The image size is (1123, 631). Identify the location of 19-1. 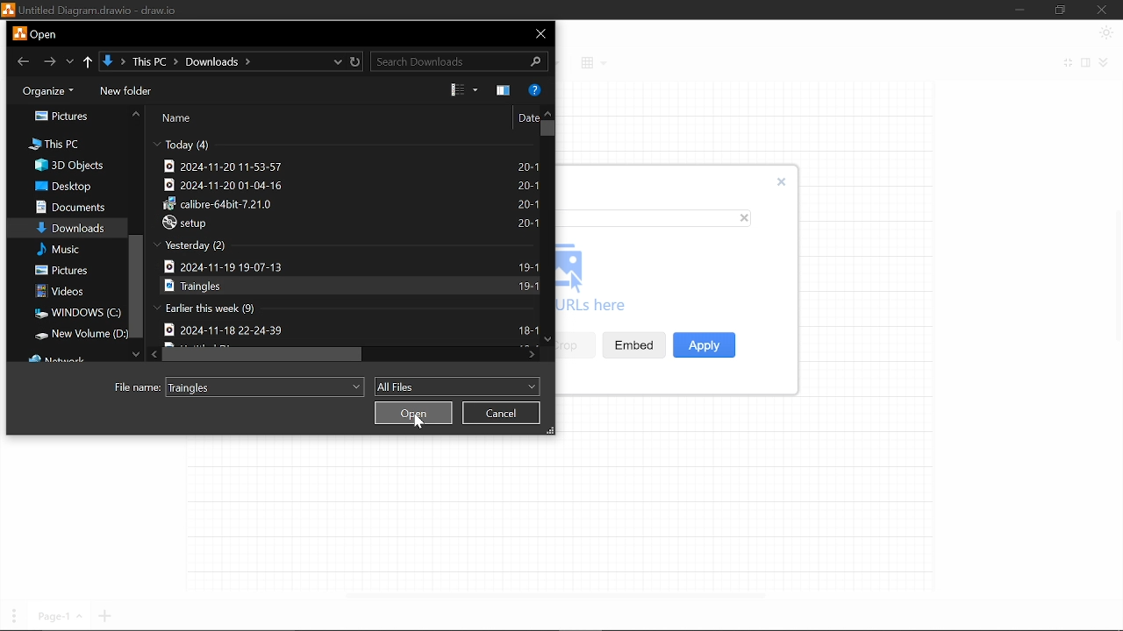
(526, 286).